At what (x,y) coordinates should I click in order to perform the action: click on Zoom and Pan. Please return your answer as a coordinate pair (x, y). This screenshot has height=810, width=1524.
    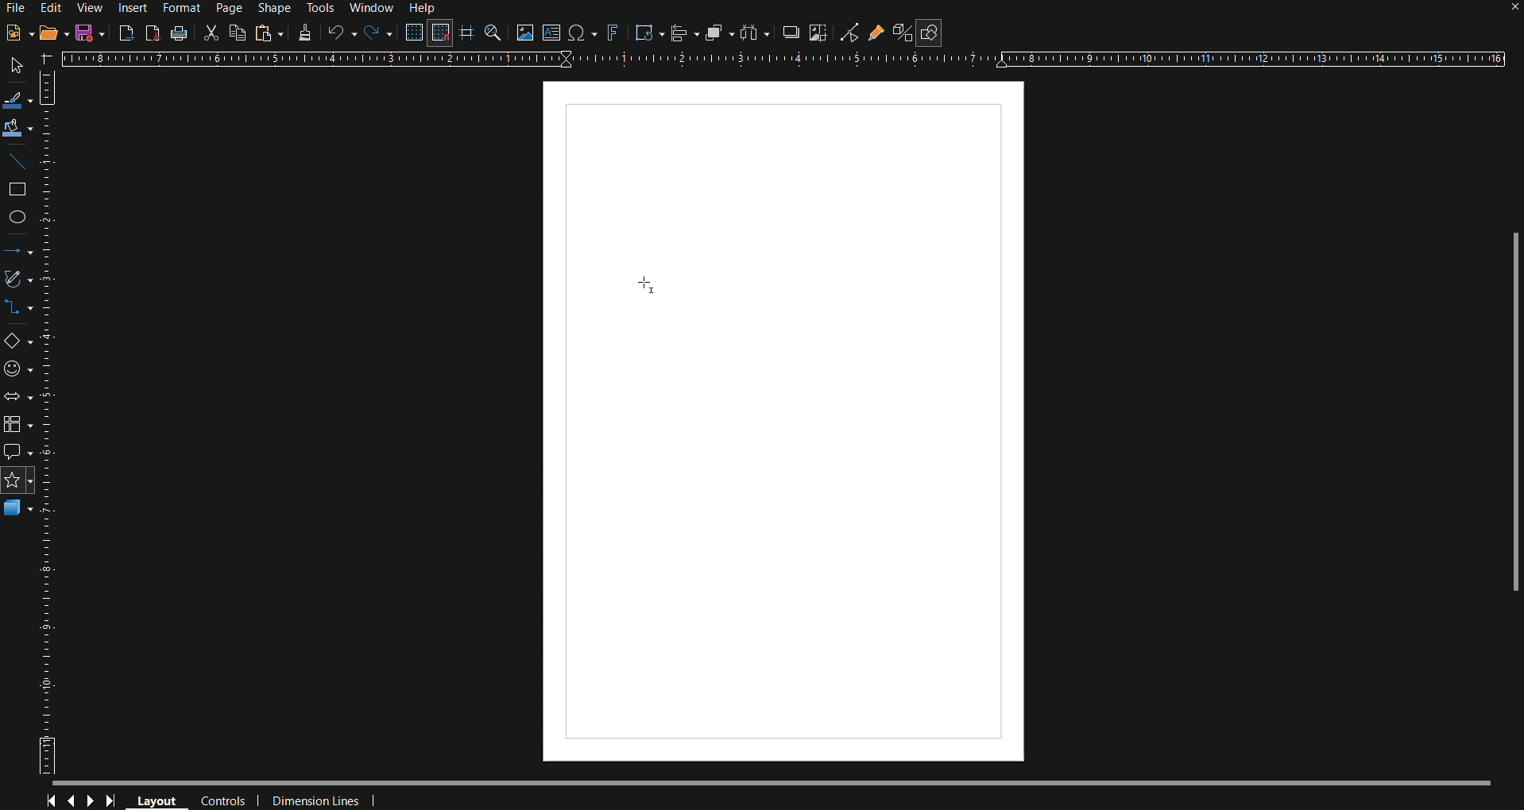
    Looking at the image, I should click on (495, 34).